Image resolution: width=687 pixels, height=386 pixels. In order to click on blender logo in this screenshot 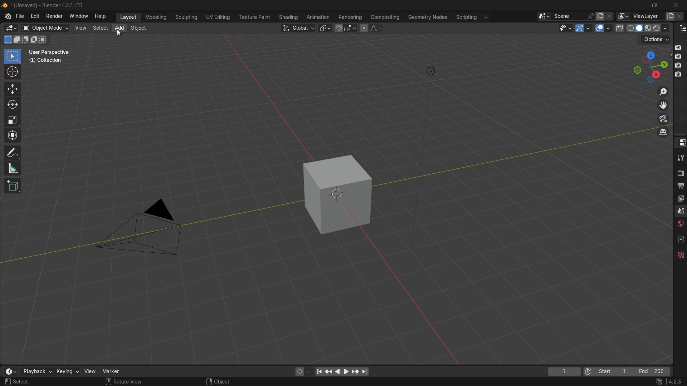, I will do `click(5, 5)`.